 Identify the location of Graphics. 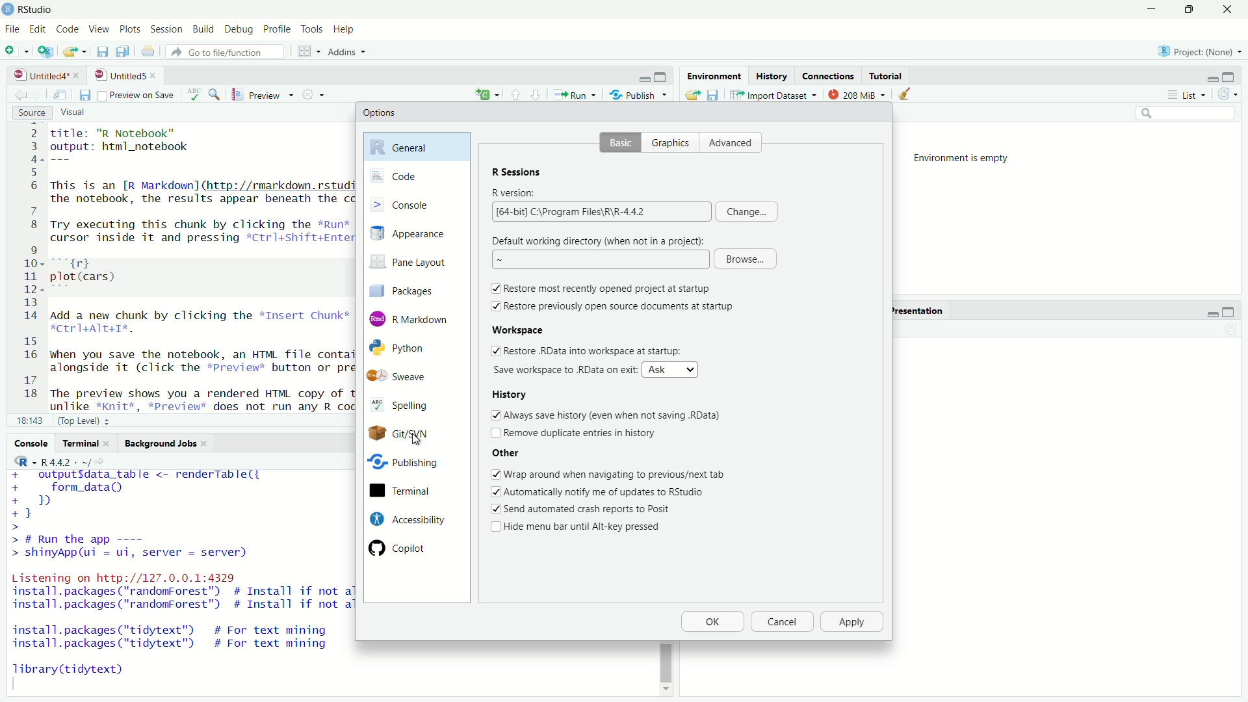
(673, 143).